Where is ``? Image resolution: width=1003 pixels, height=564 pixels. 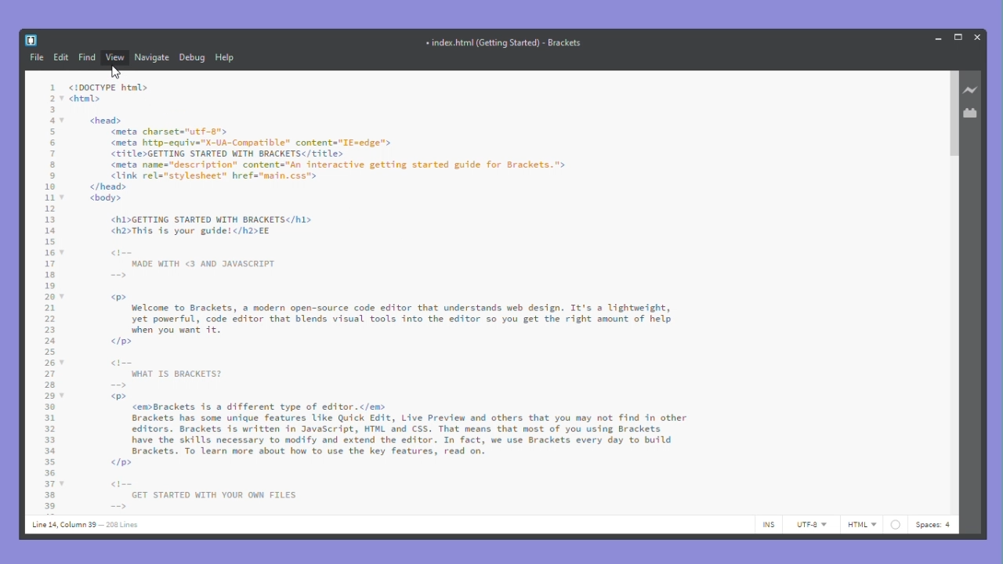  is located at coordinates (939, 38).